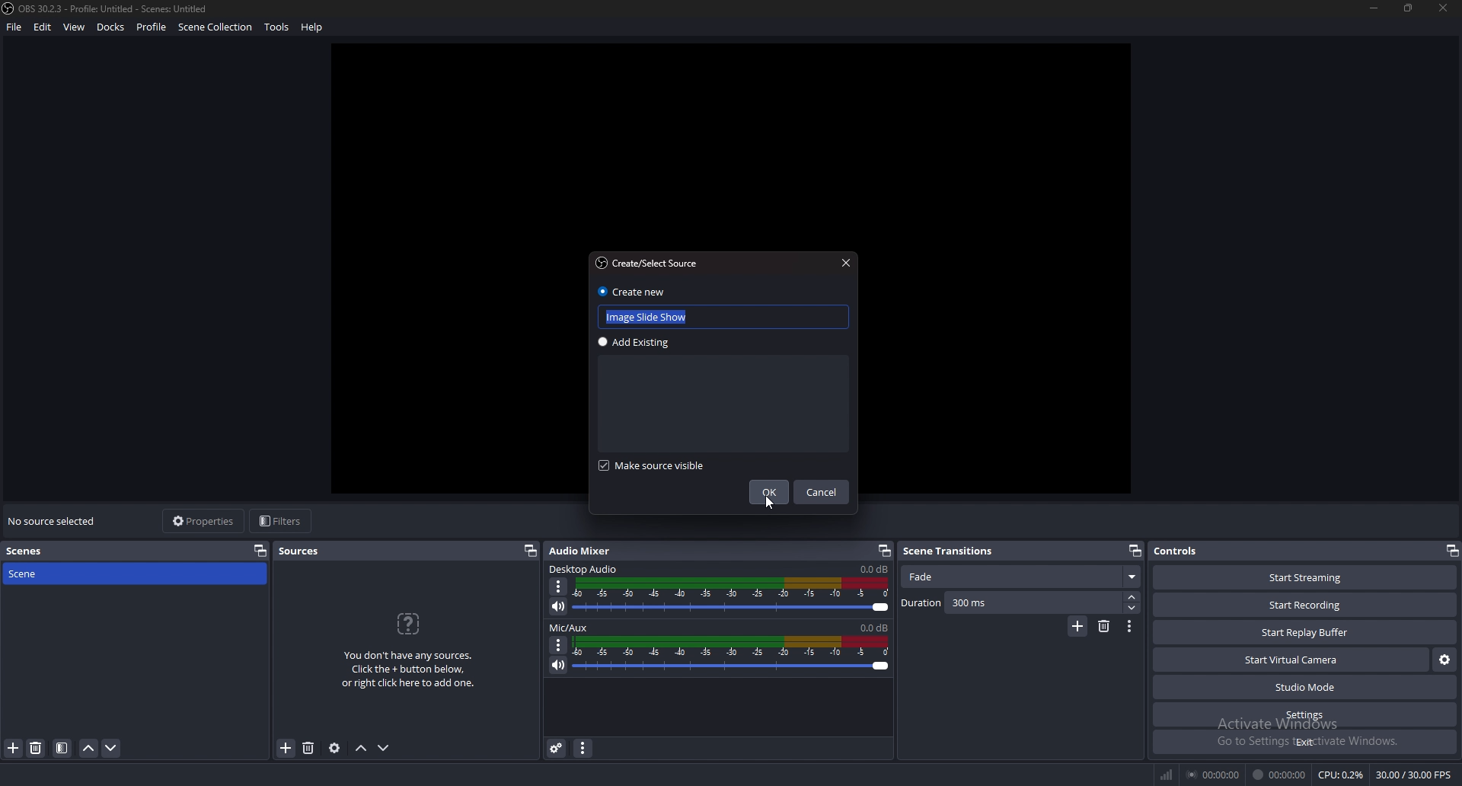  What do you see at coordinates (362, 747) in the screenshot?
I see `move source up` at bounding box center [362, 747].